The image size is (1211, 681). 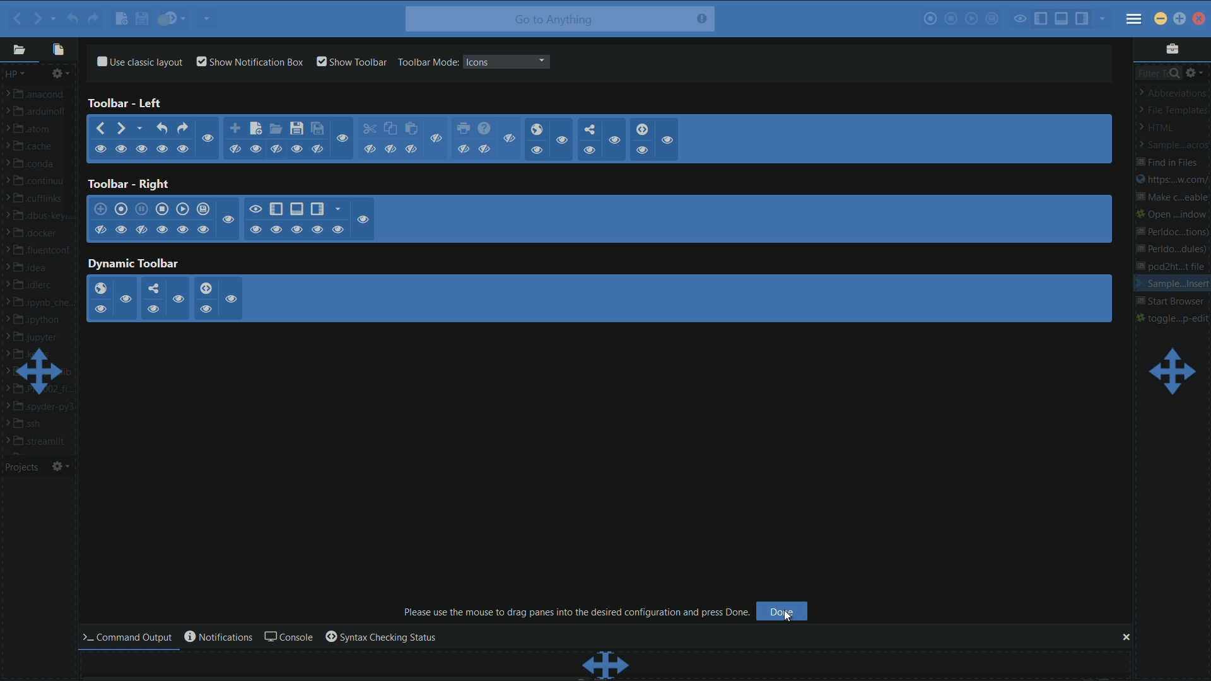 I want to click on html, so click(x=1161, y=128).